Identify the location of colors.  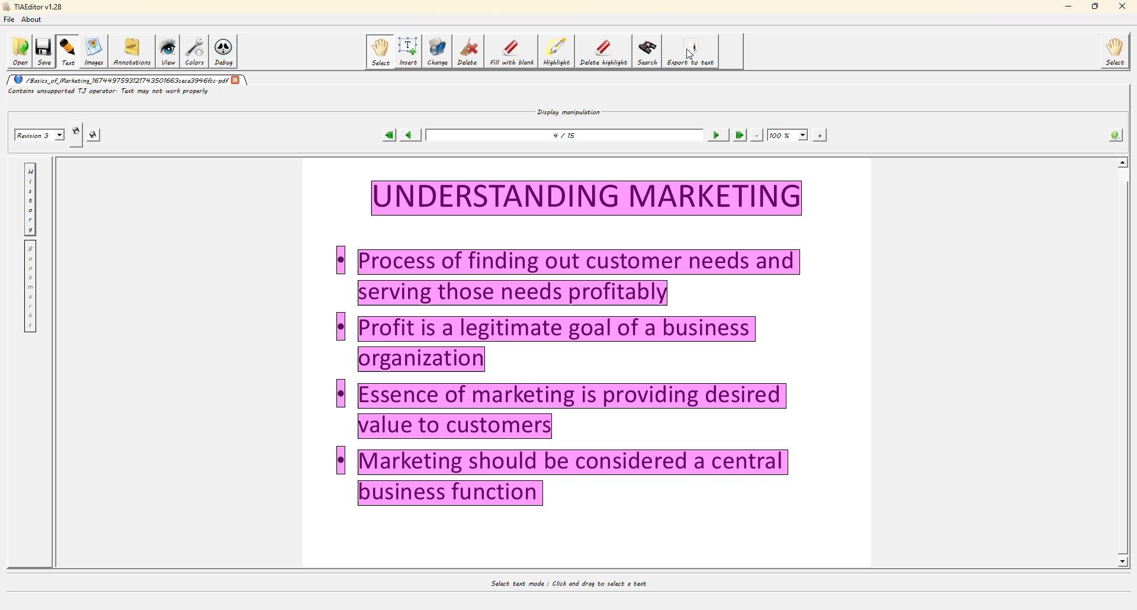
(194, 52).